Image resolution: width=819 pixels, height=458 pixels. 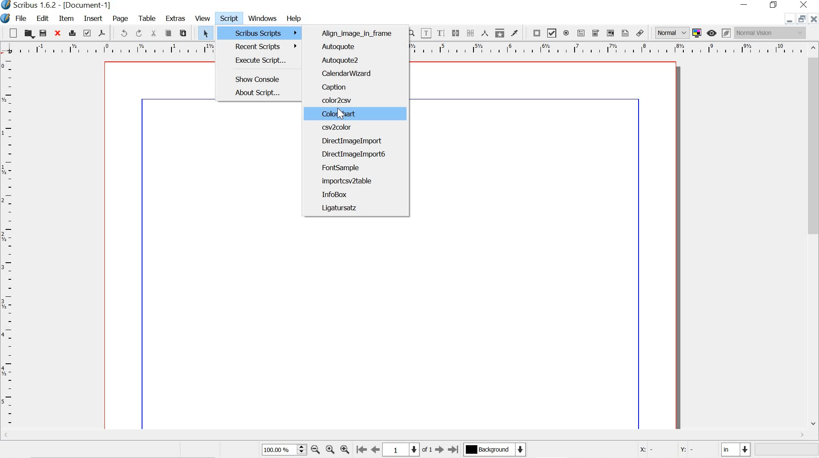 What do you see at coordinates (552, 34) in the screenshot?
I see `pdf check box` at bounding box center [552, 34].